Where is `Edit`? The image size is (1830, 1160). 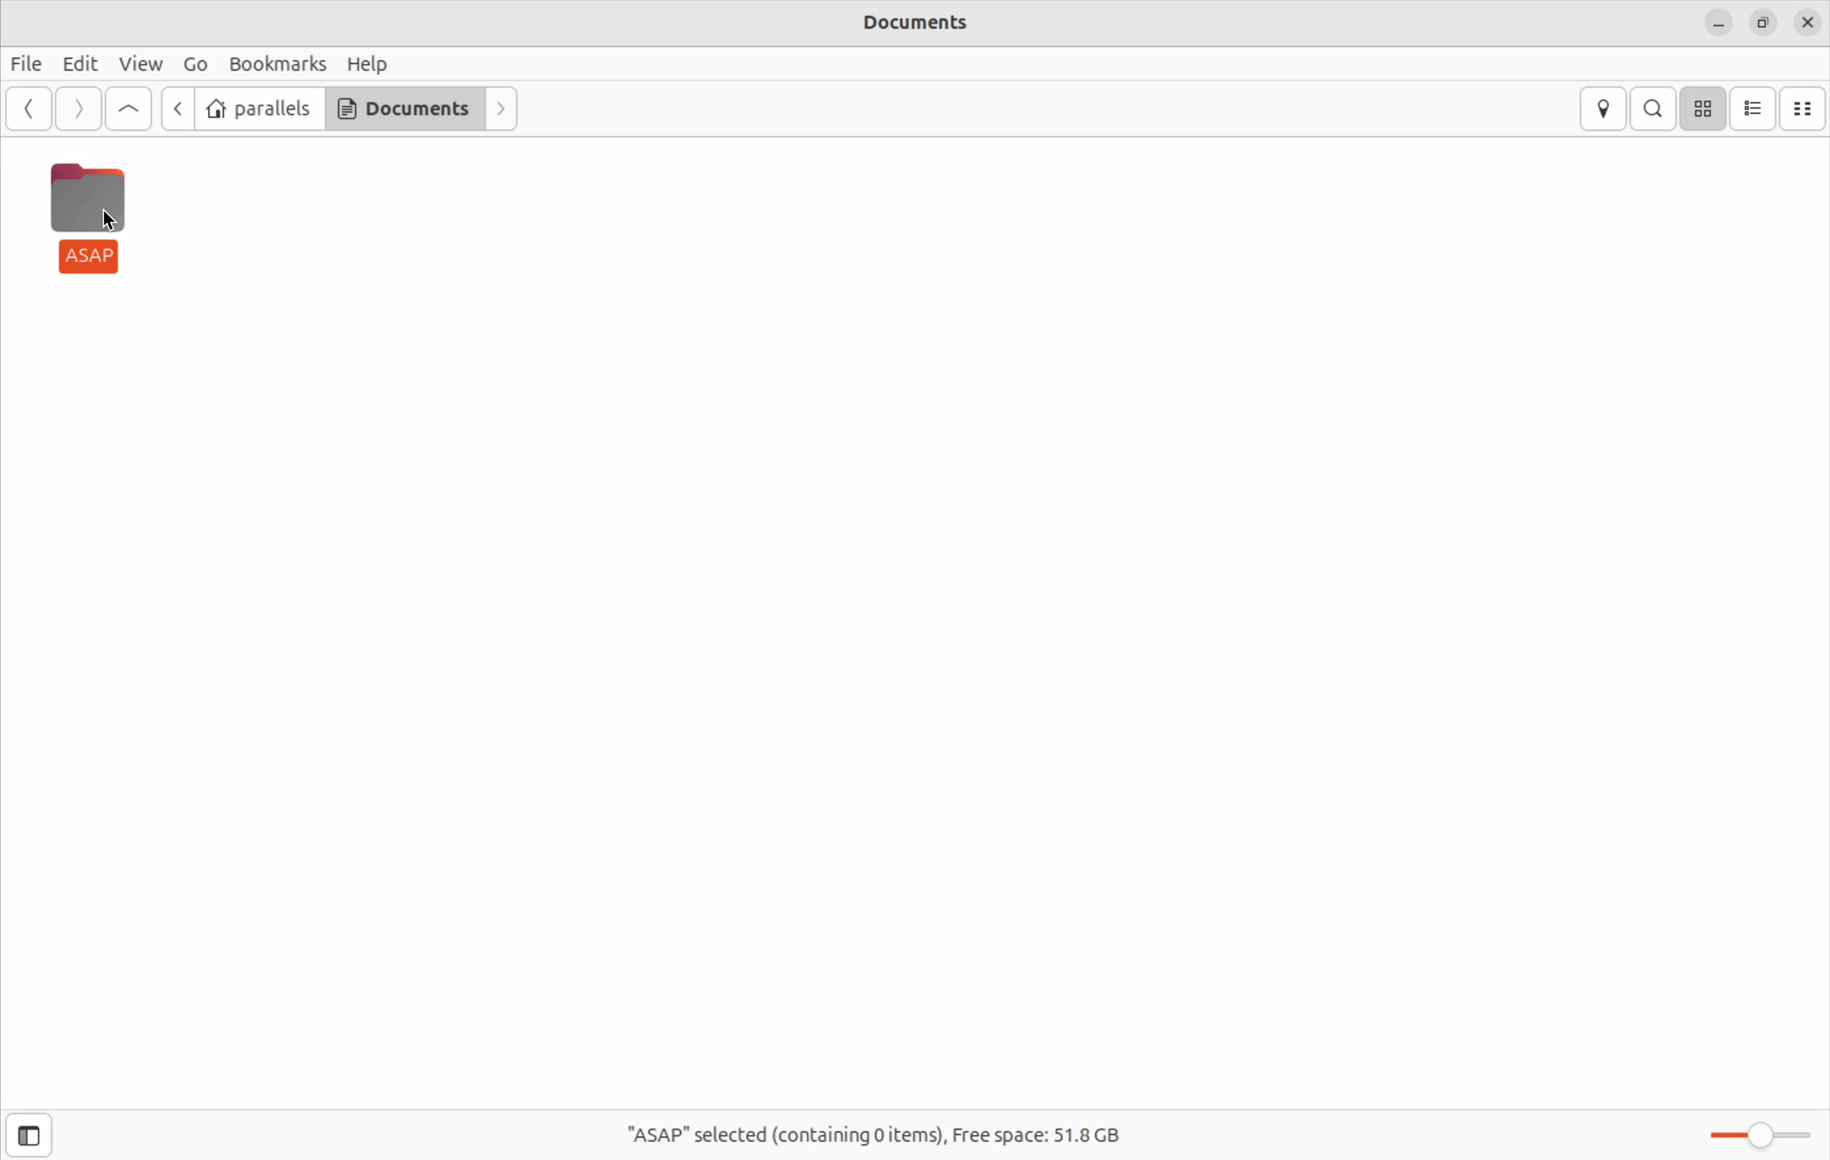
Edit is located at coordinates (77, 65).